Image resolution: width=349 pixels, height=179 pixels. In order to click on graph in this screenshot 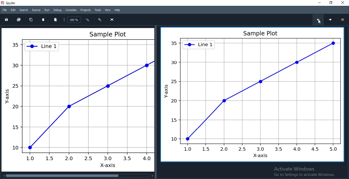, I will do `click(252, 95)`.